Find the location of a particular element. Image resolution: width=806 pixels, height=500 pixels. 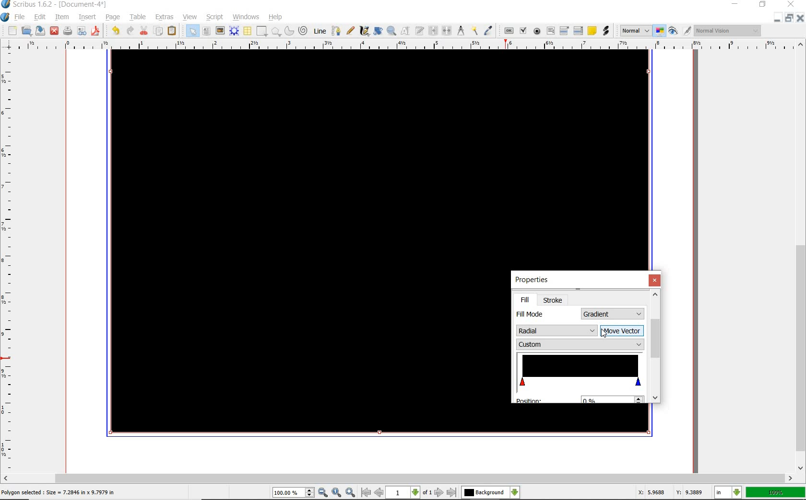

line is located at coordinates (320, 31).